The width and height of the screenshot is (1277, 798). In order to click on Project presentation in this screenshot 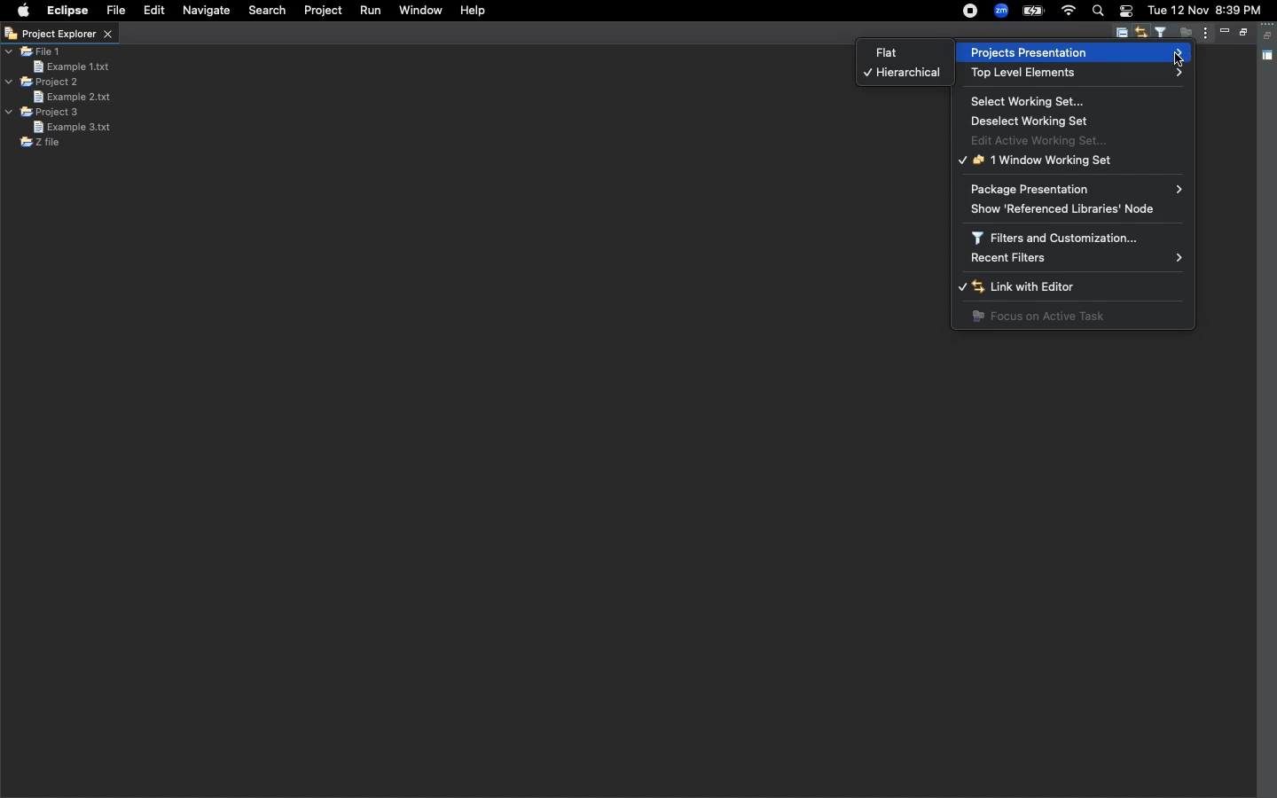, I will do `click(1072, 51)`.